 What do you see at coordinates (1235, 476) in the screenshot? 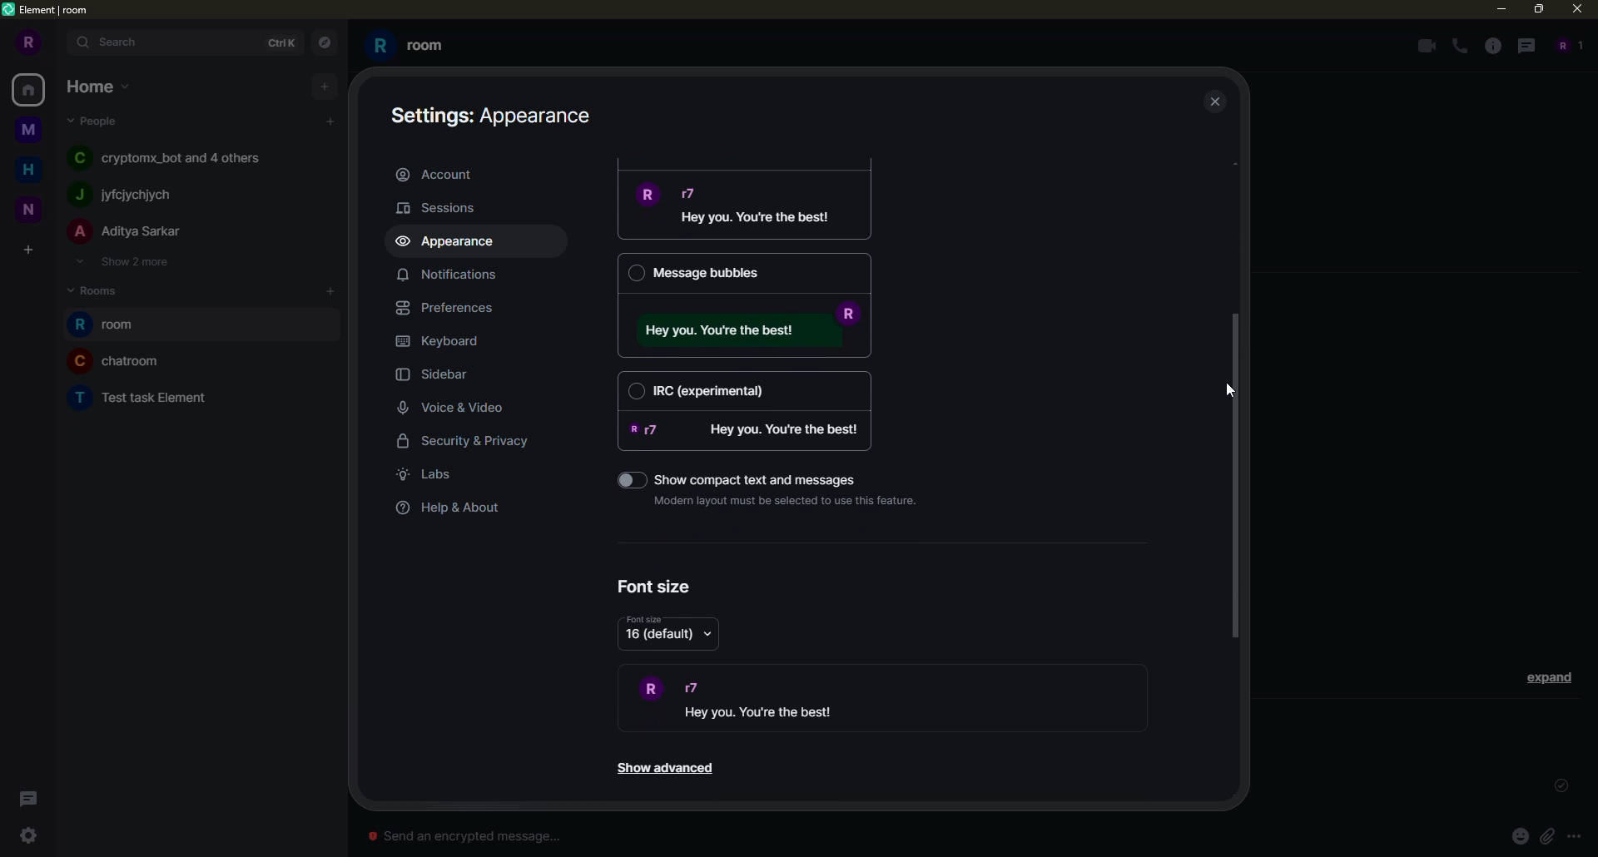
I see `drag` at bounding box center [1235, 476].